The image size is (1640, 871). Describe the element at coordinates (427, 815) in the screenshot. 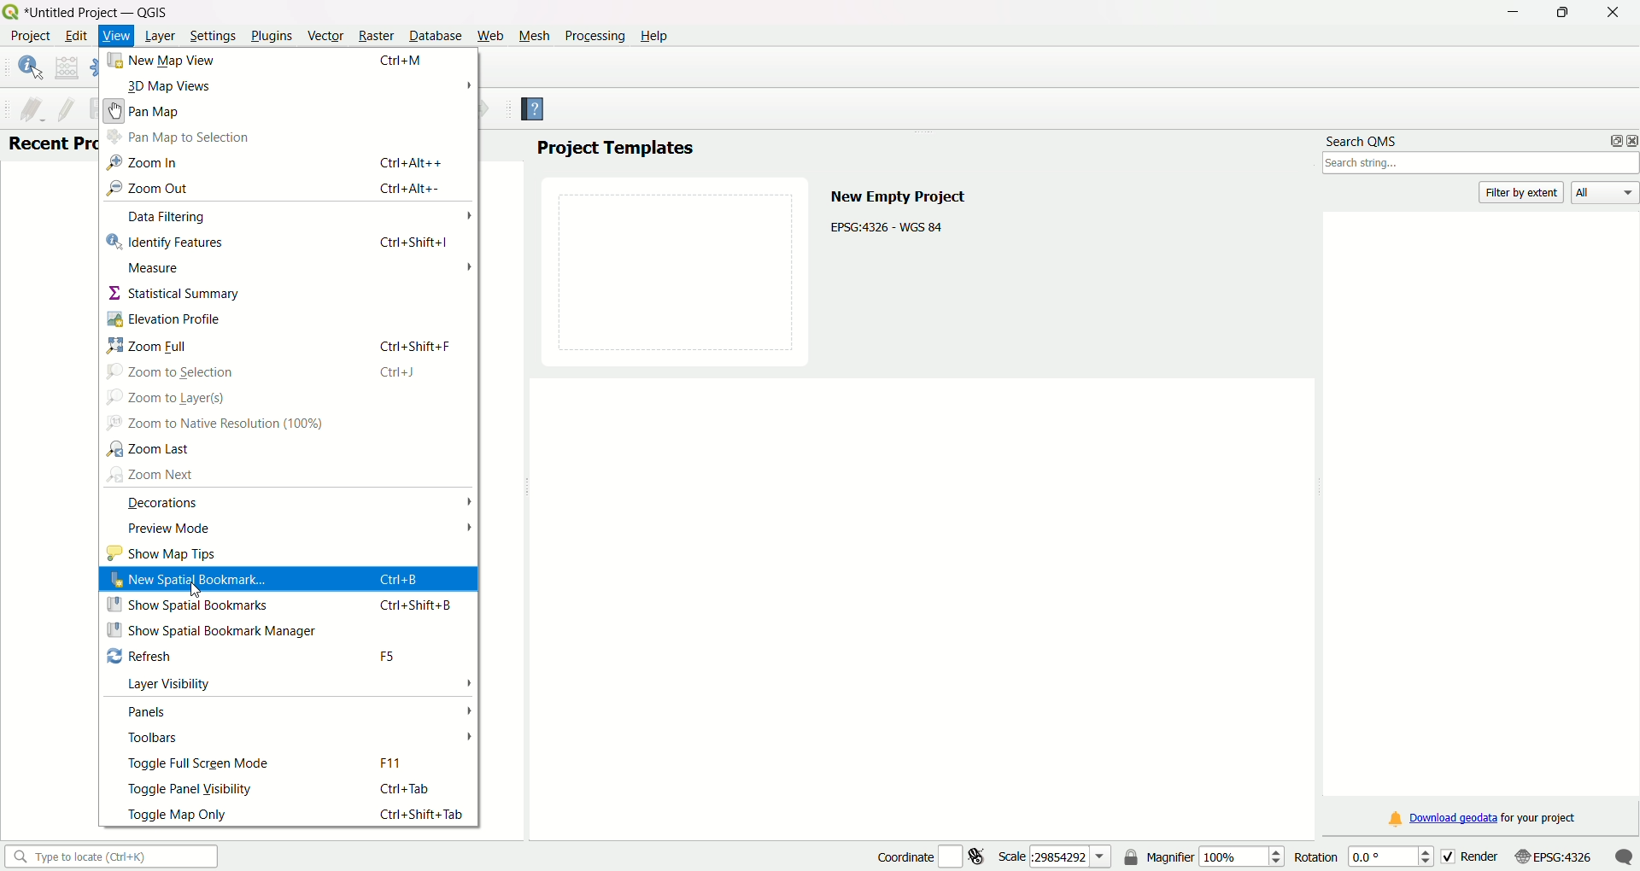

I see `ctrl+shift+tab` at that location.